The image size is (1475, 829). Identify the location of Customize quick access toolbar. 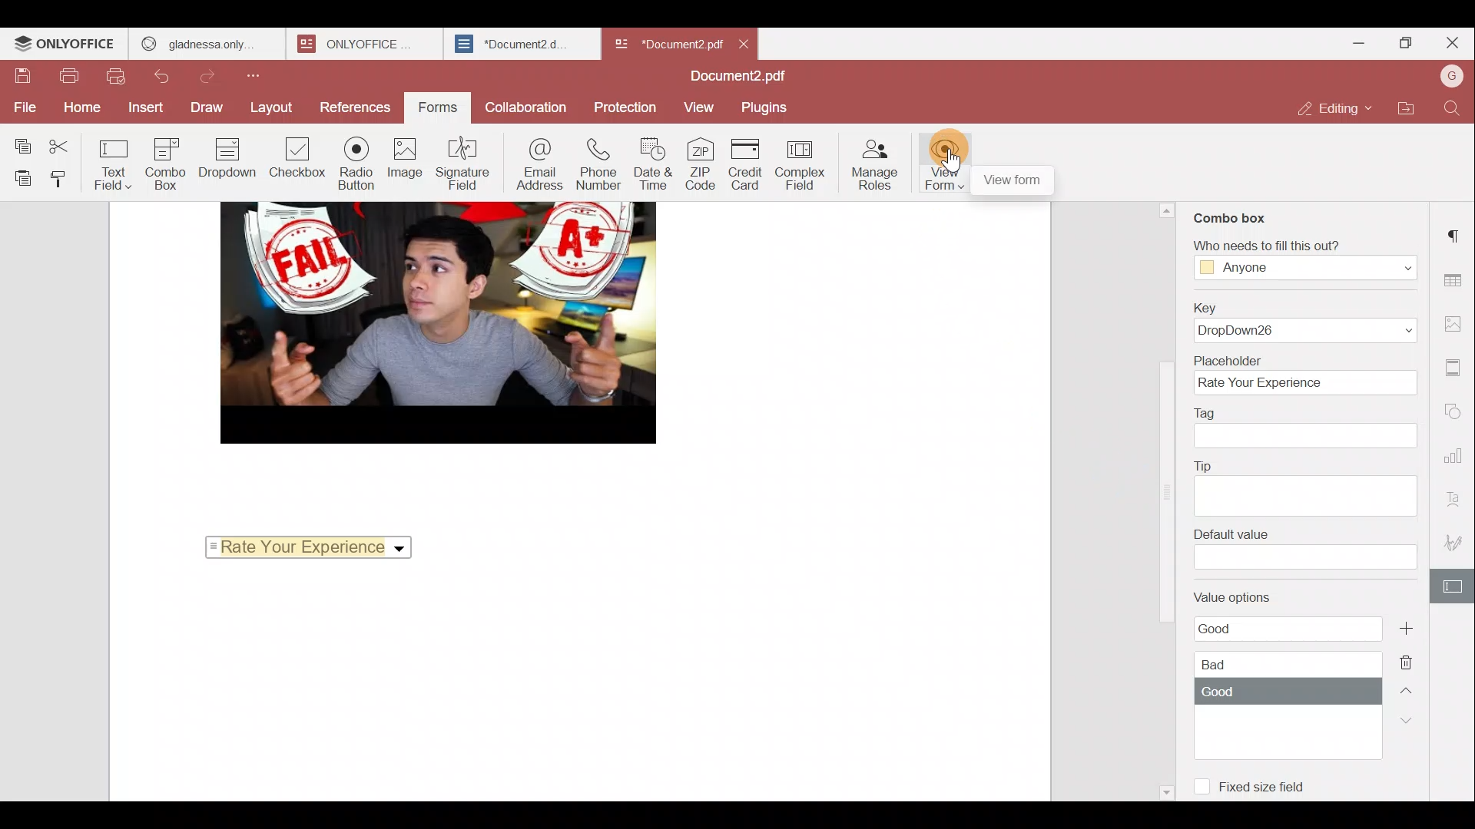
(258, 78).